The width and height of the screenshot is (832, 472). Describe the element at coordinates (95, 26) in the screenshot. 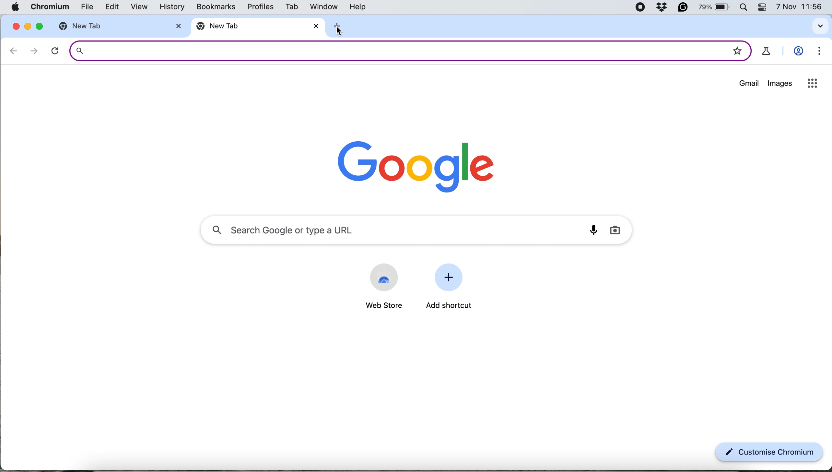

I see `new tab` at that location.